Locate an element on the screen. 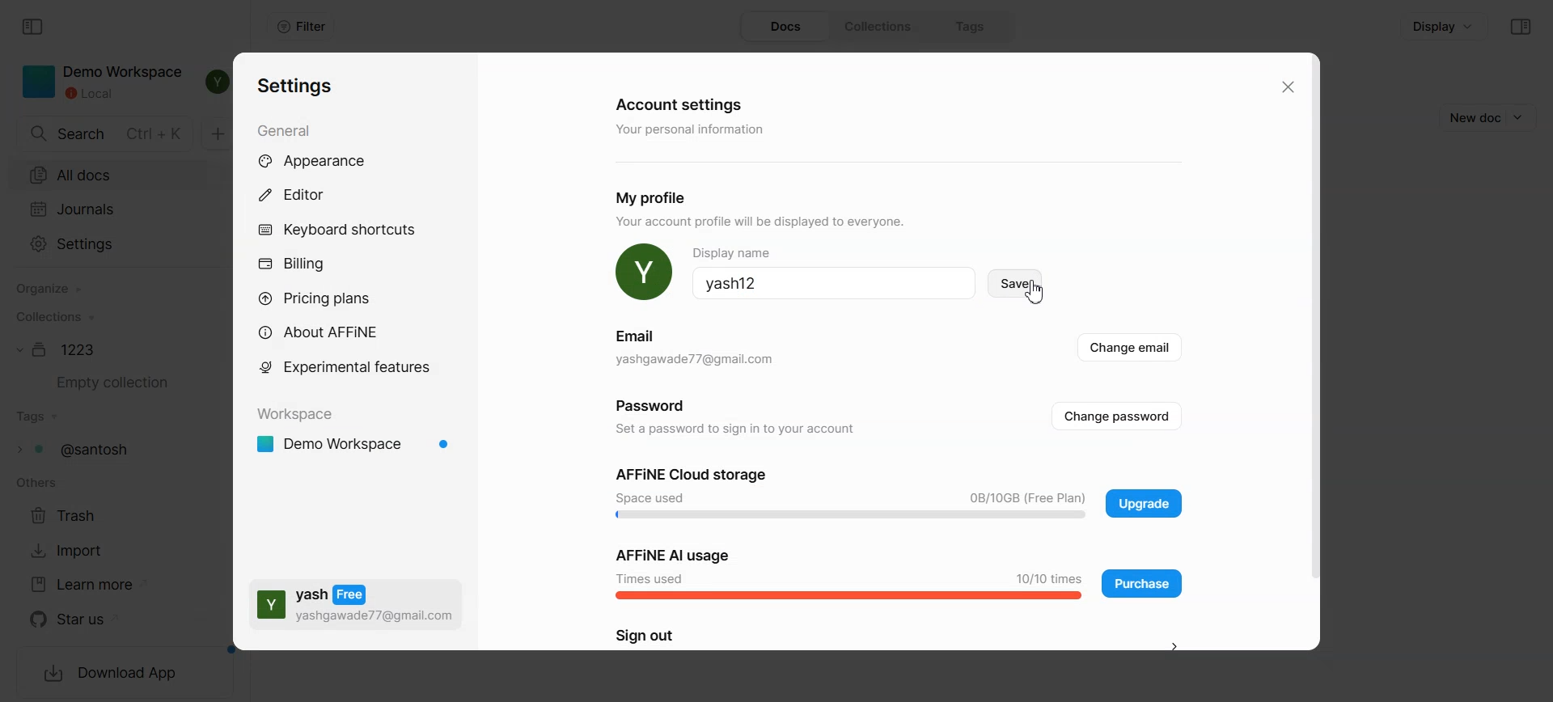 This screenshot has height=702, width=1553. Collapse sidebar is located at coordinates (34, 27).